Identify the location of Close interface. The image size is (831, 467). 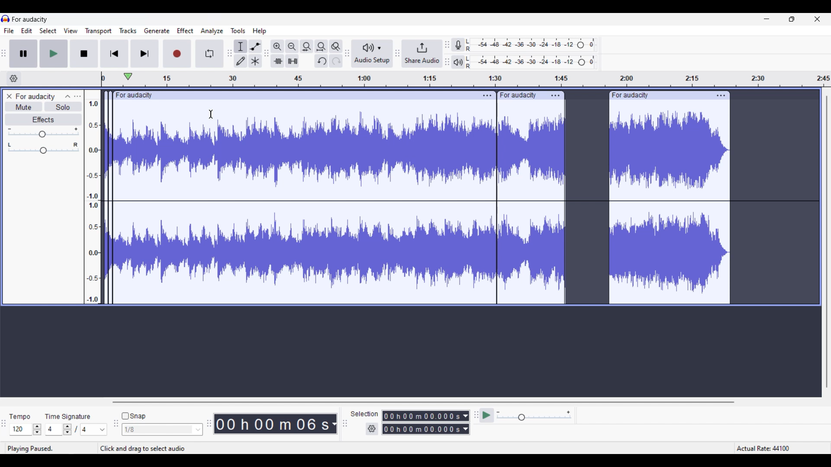
(818, 19).